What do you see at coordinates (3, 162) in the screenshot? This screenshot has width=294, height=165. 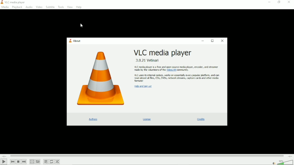 I see `Play` at bounding box center [3, 162].